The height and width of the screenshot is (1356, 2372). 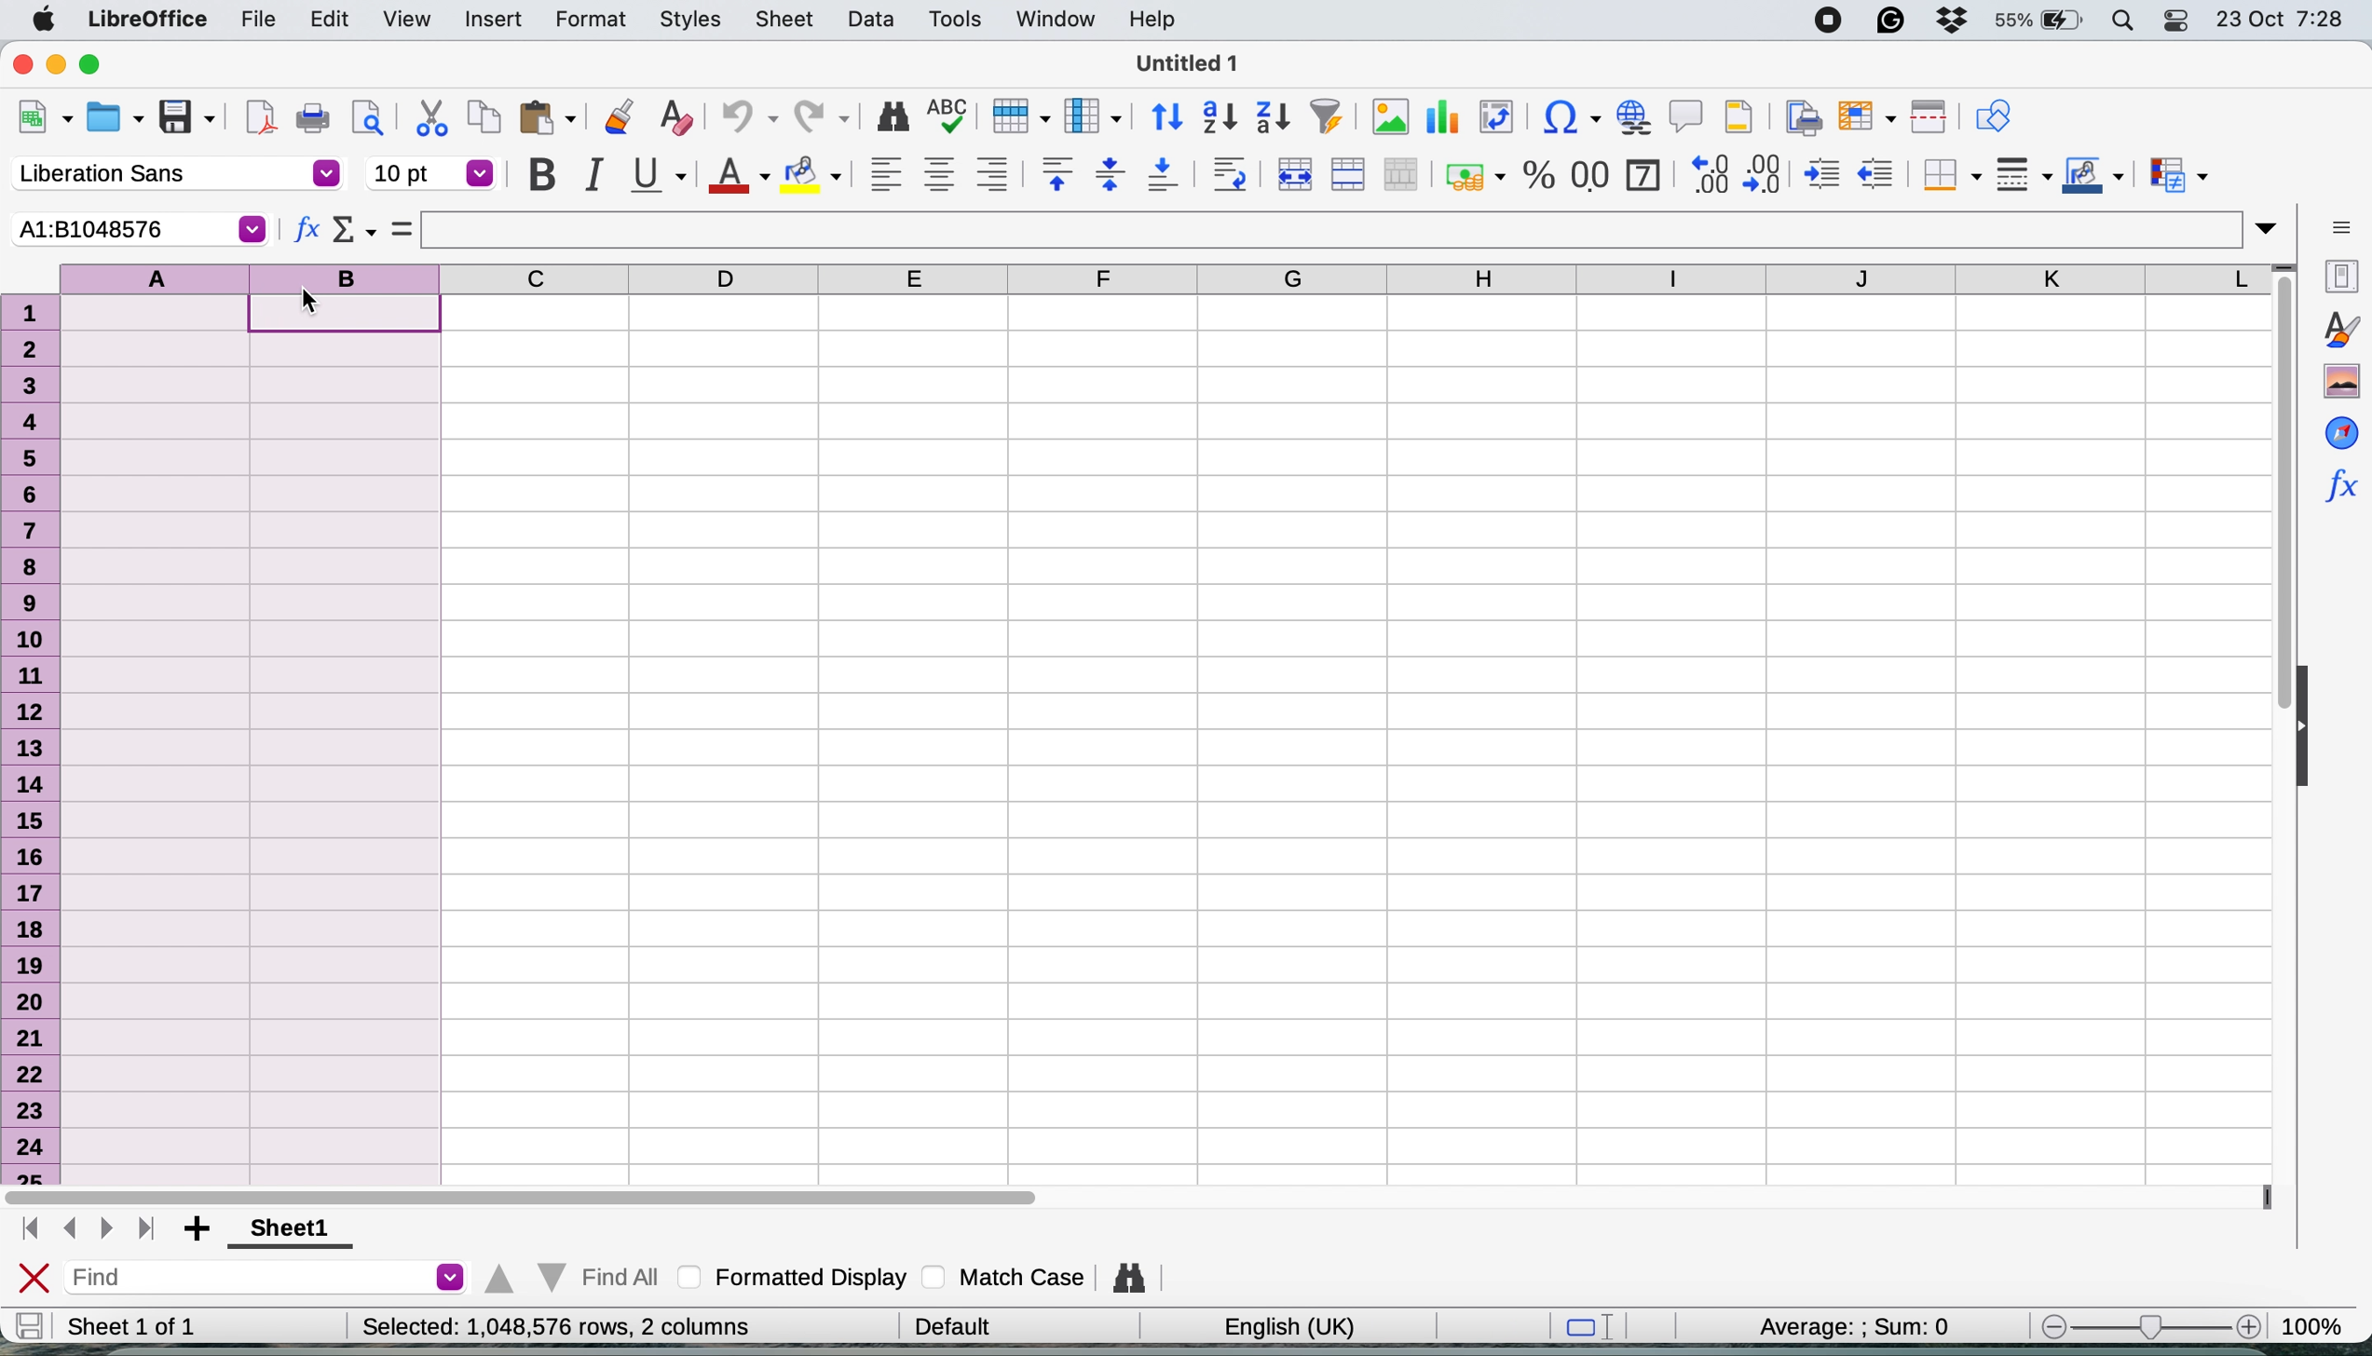 What do you see at coordinates (2308, 723) in the screenshot?
I see `collapse` at bounding box center [2308, 723].